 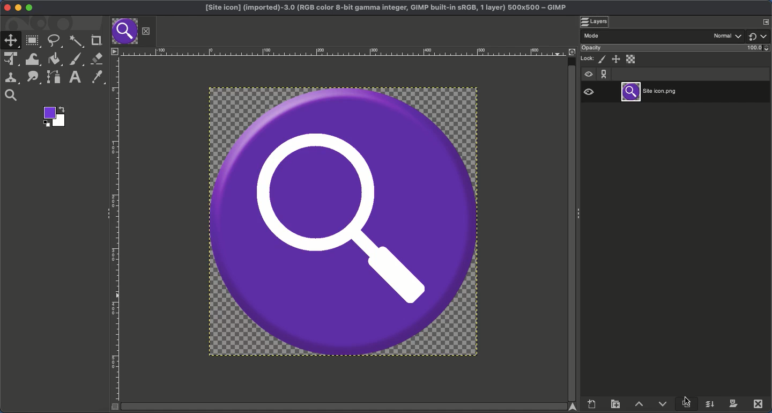 What do you see at coordinates (639, 403) in the screenshot?
I see `Raise layer` at bounding box center [639, 403].